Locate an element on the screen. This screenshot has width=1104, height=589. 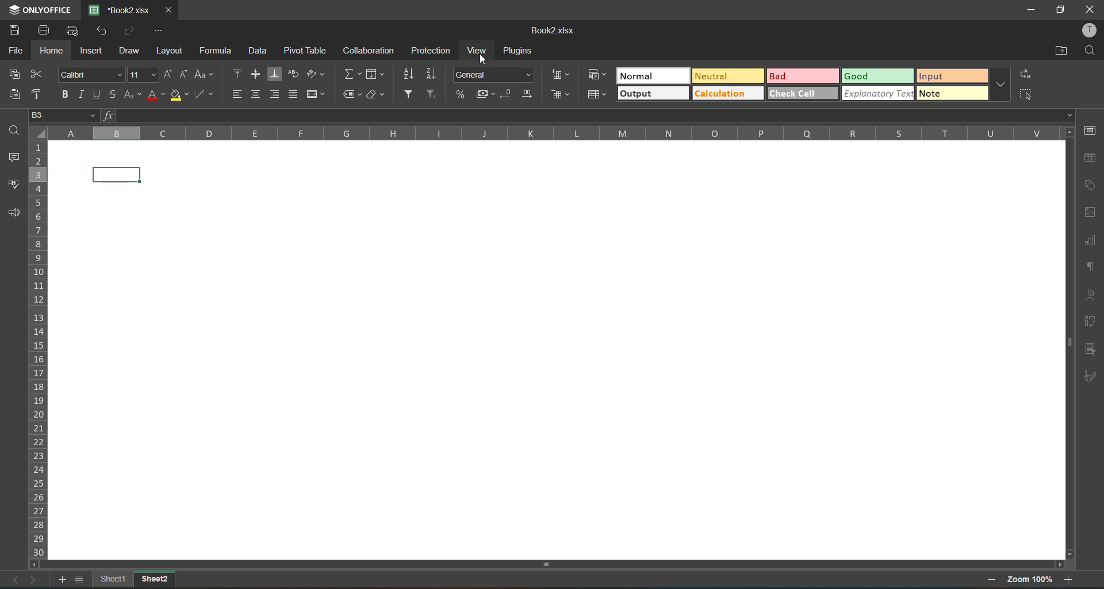
align top is located at coordinates (239, 72).